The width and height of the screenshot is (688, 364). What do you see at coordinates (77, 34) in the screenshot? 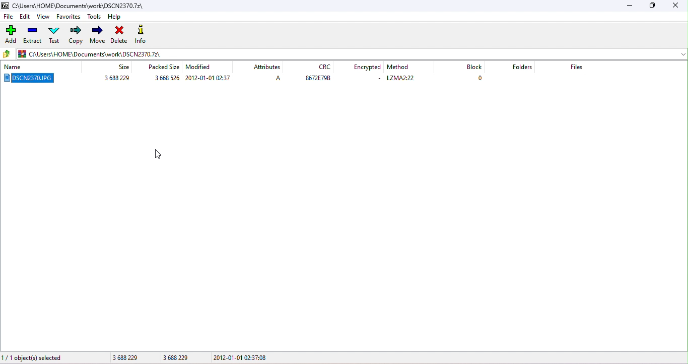
I see `copy` at bounding box center [77, 34].